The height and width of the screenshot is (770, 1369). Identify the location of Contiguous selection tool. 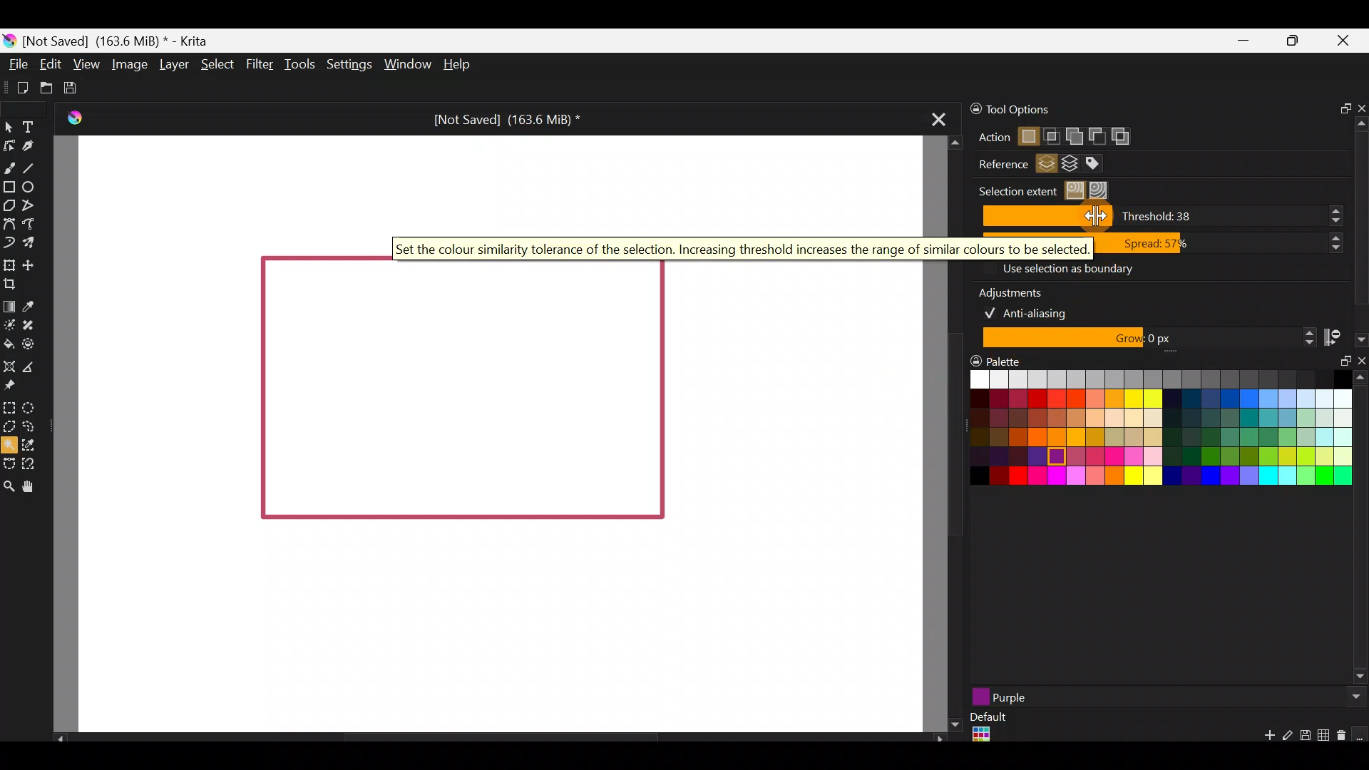
(10, 445).